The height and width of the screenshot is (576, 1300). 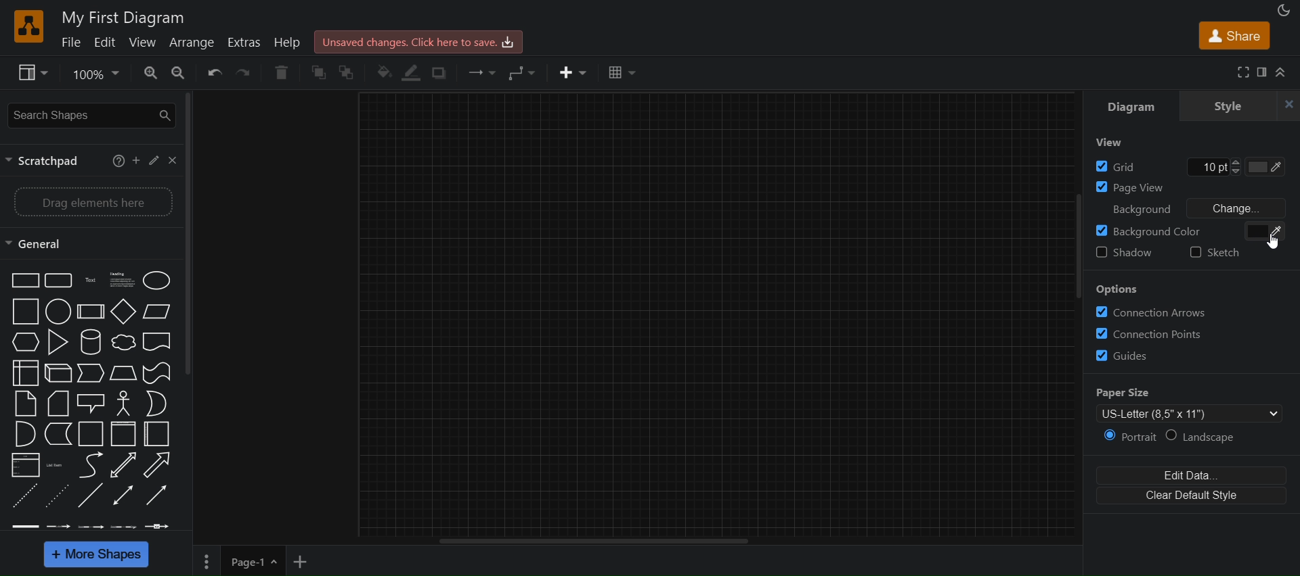 What do you see at coordinates (1242, 72) in the screenshot?
I see `fullscreen` at bounding box center [1242, 72].